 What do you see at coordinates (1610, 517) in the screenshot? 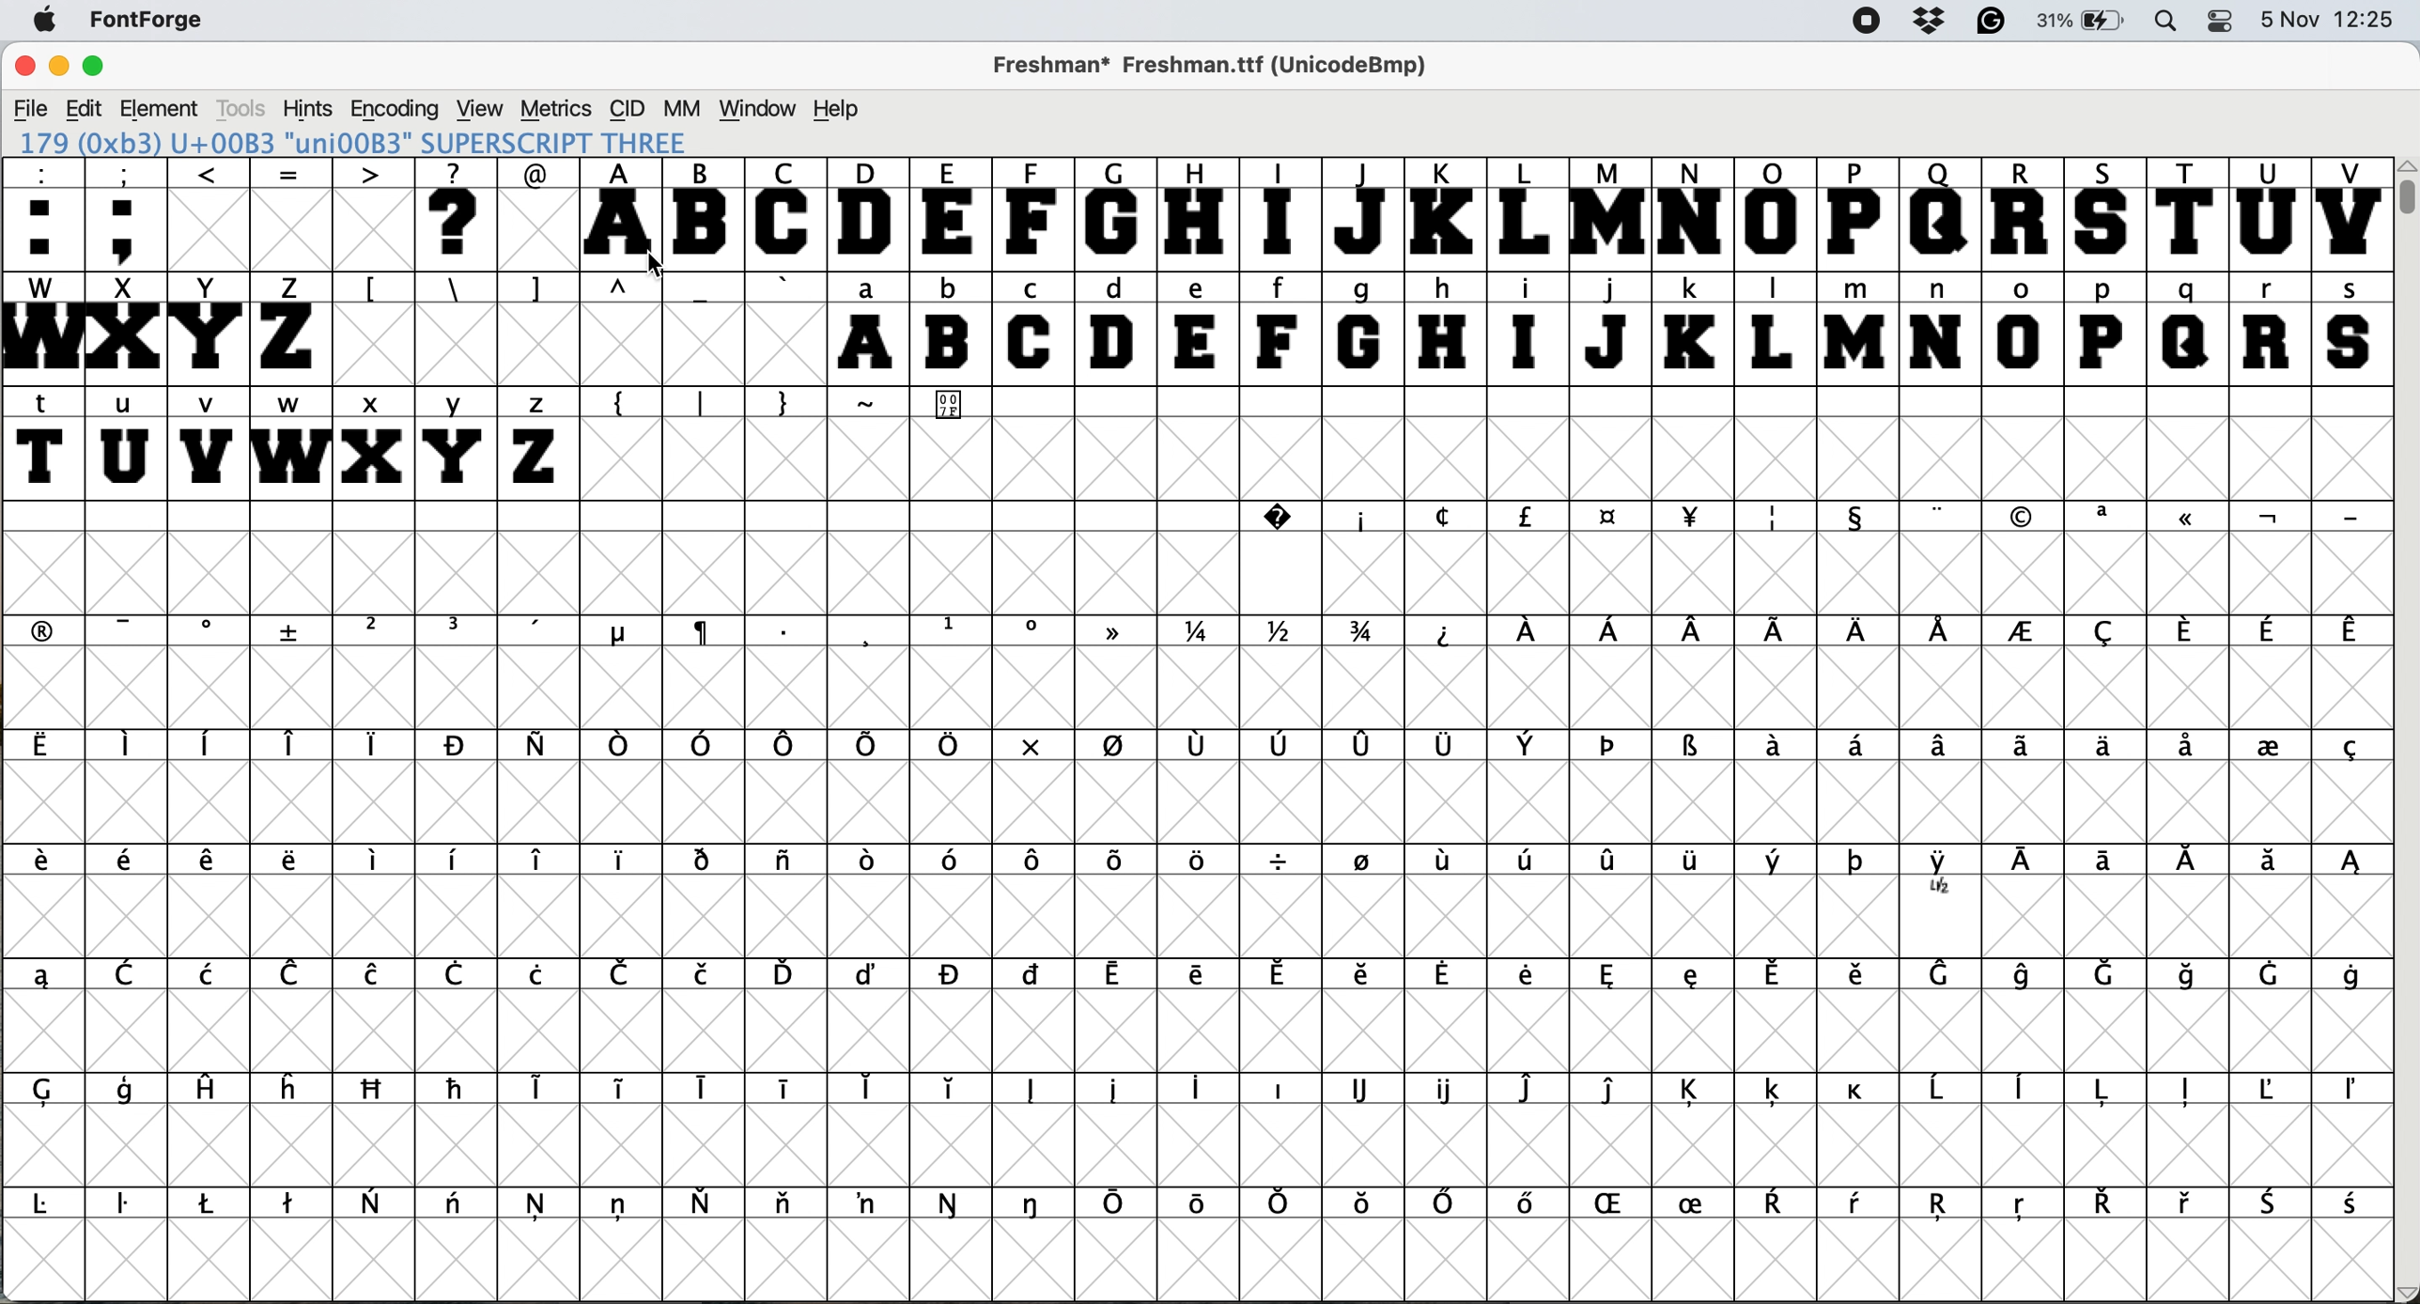
I see `symbol` at bounding box center [1610, 517].